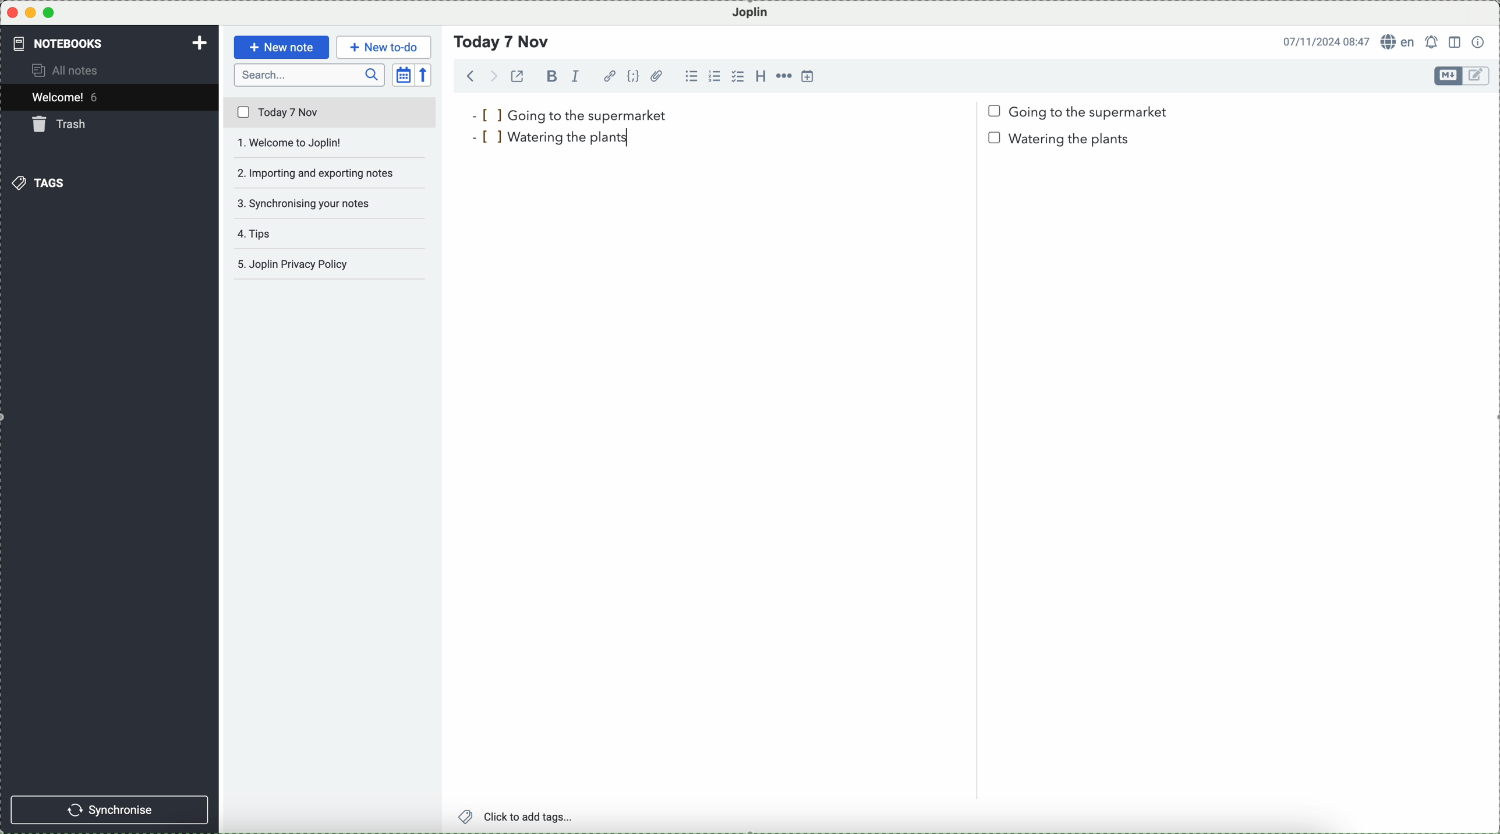  I want to click on set alarm, so click(1433, 42).